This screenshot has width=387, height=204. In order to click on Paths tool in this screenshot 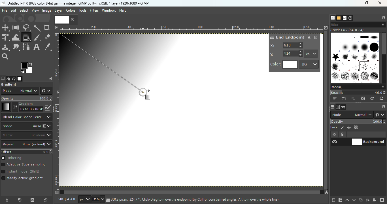, I will do `click(26, 47)`.